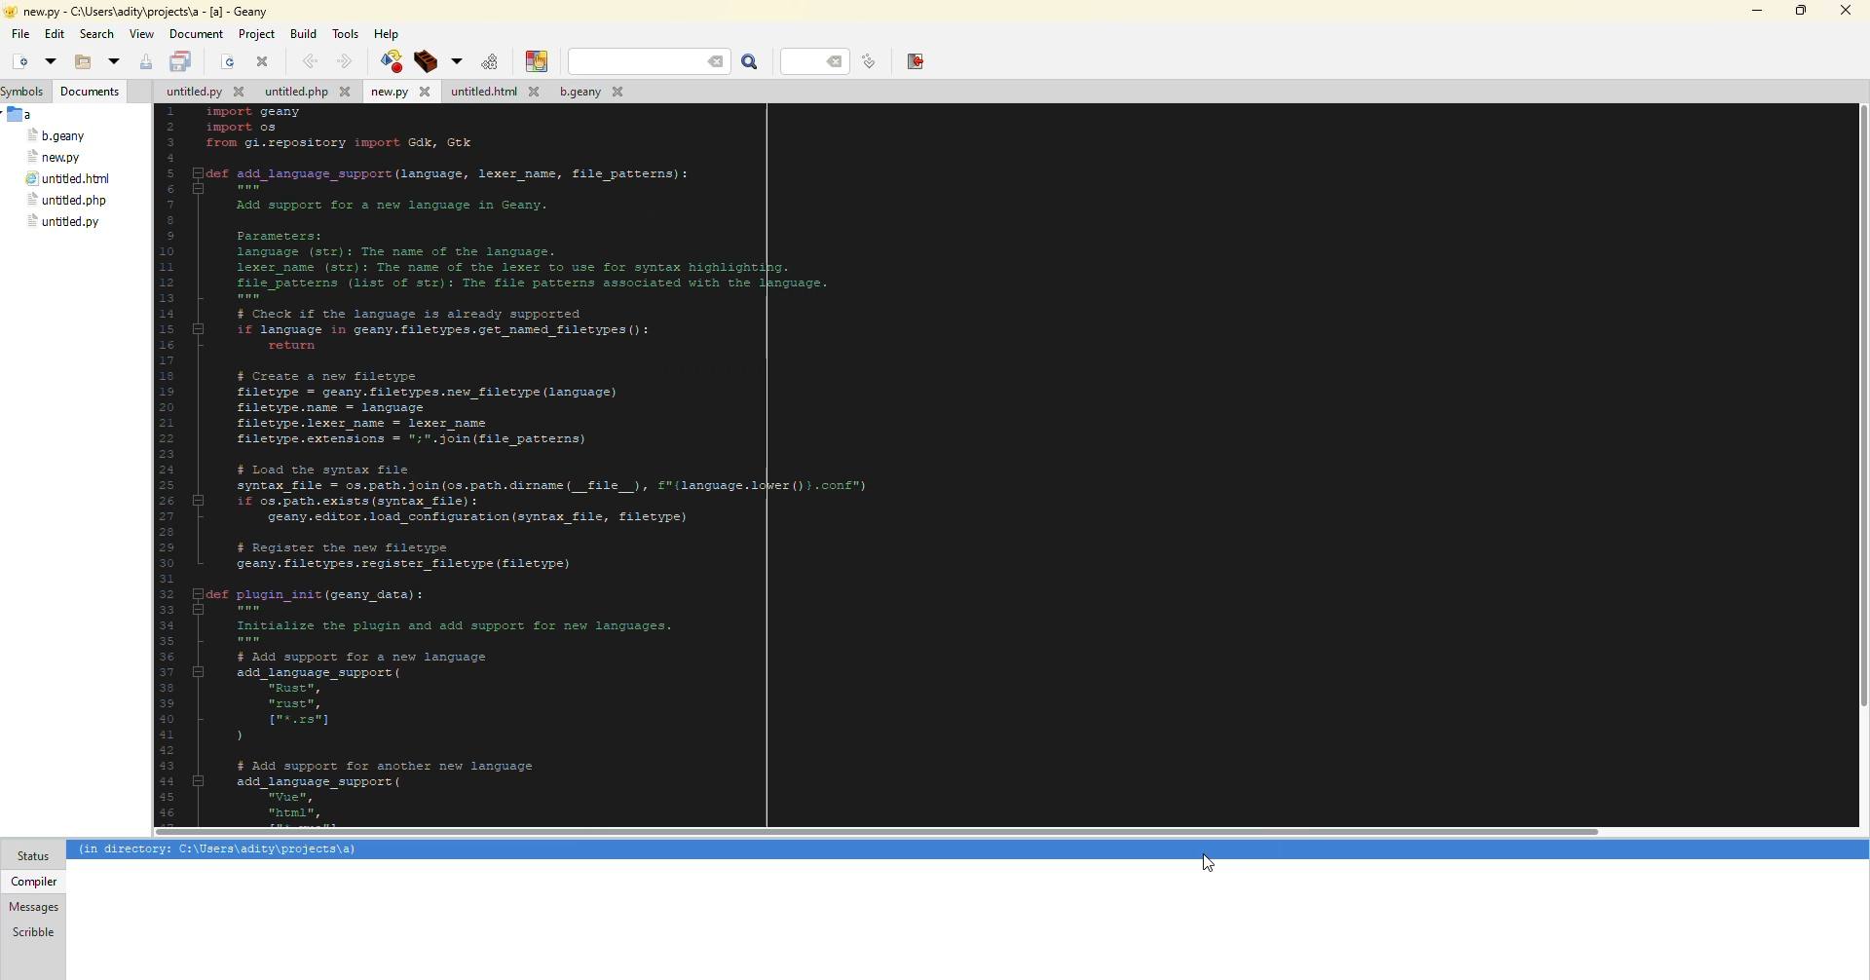  I want to click on file, so click(588, 94).